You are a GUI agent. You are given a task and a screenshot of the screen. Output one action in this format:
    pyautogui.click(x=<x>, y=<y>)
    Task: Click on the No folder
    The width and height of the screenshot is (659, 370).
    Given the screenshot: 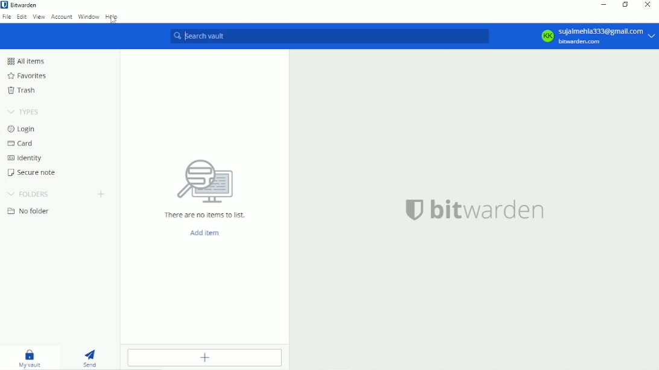 What is the action you would take?
    pyautogui.click(x=30, y=211)
    